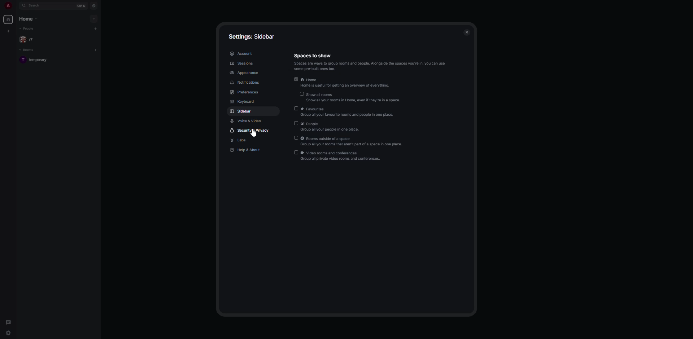  What do you see at coordinates (8, 20) in the screenshot?
I see `home` at bounding box center [8, 20].